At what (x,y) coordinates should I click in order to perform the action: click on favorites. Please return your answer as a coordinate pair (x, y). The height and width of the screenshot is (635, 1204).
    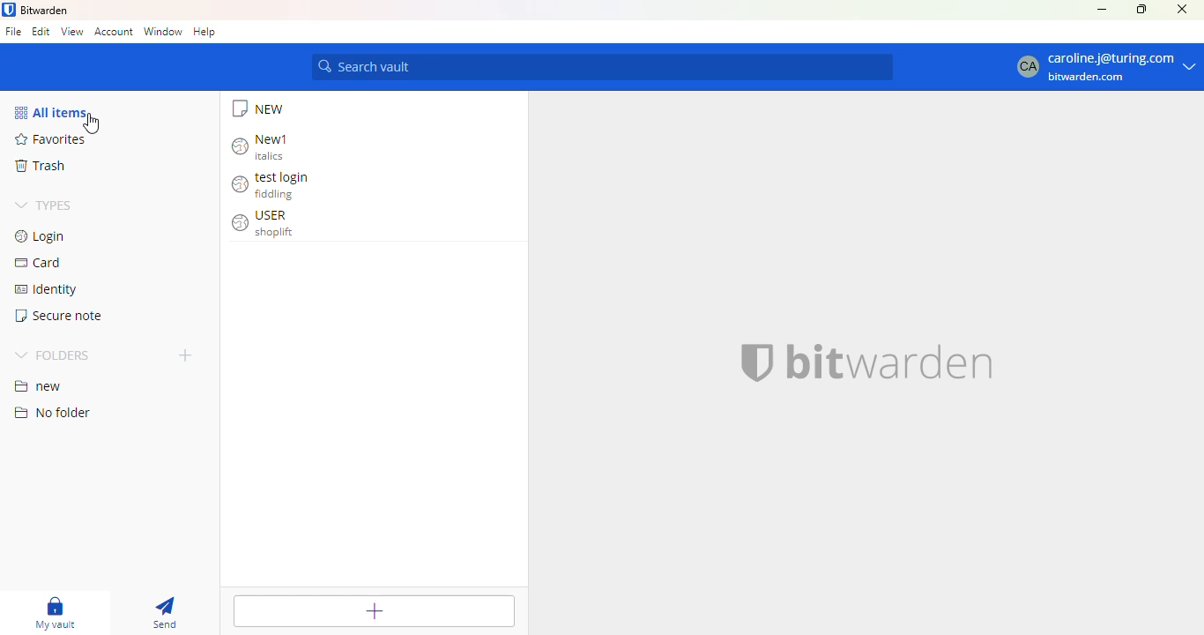
    Looking at the image, I should click on (49, 138).